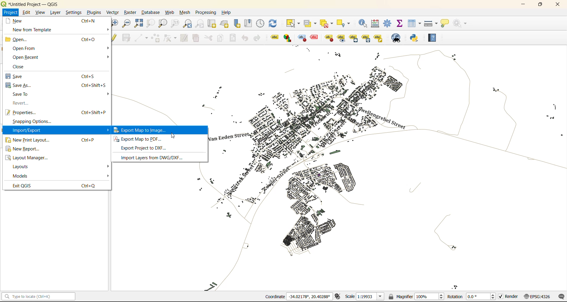 This screenshot has width=567, height=302. What do you see at coordinates (112, 12) in the screenshot?
I see `vector` at bounding box center [112, 12].